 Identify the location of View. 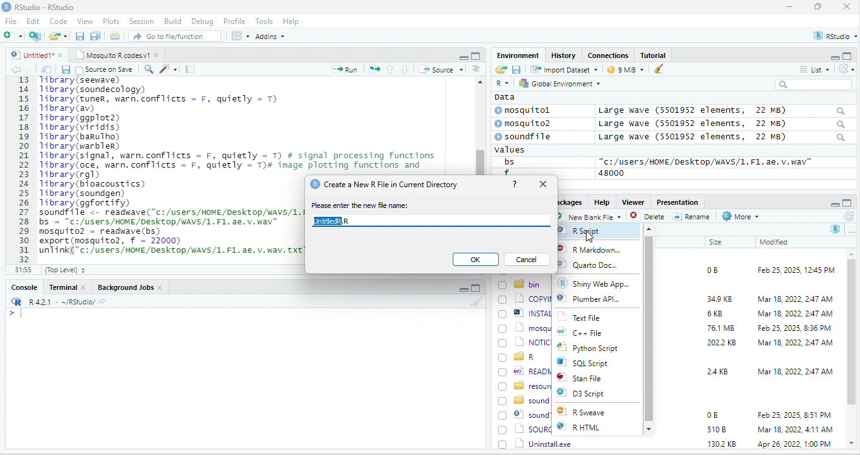
(84, 22).